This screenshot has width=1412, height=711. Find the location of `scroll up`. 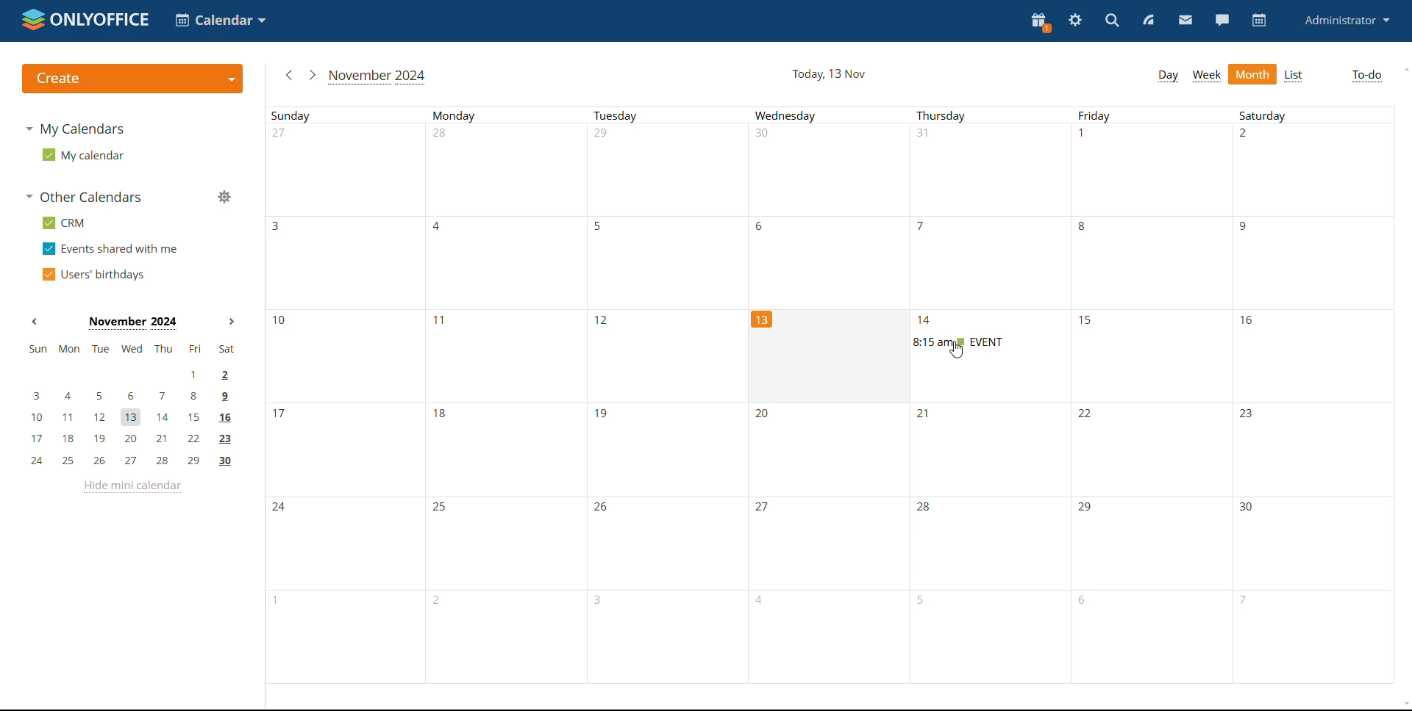

scroll up is located at coordinates (1405, 69).